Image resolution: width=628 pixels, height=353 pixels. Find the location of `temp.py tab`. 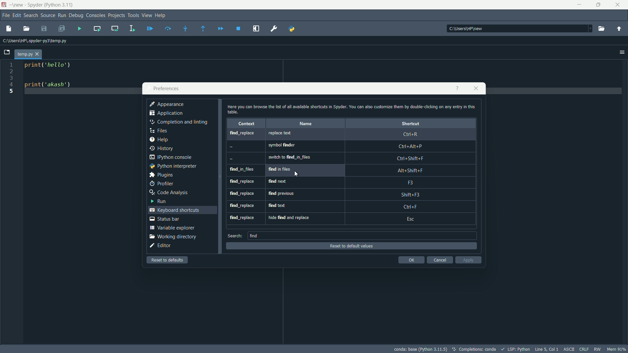

temp.py tab is located at coordinates (27, 54).